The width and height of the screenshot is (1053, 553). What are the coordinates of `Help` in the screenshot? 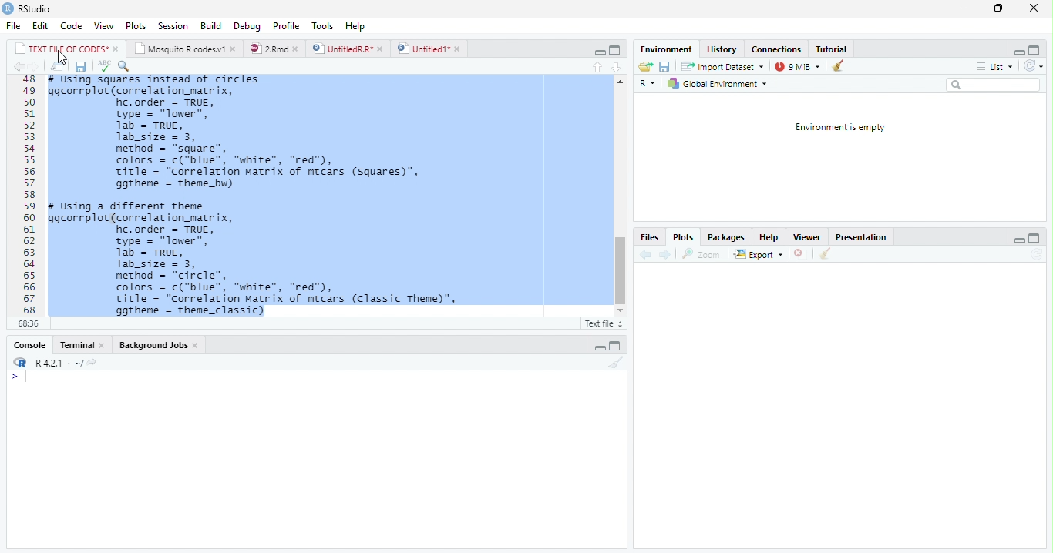 It's located at (771, 237).